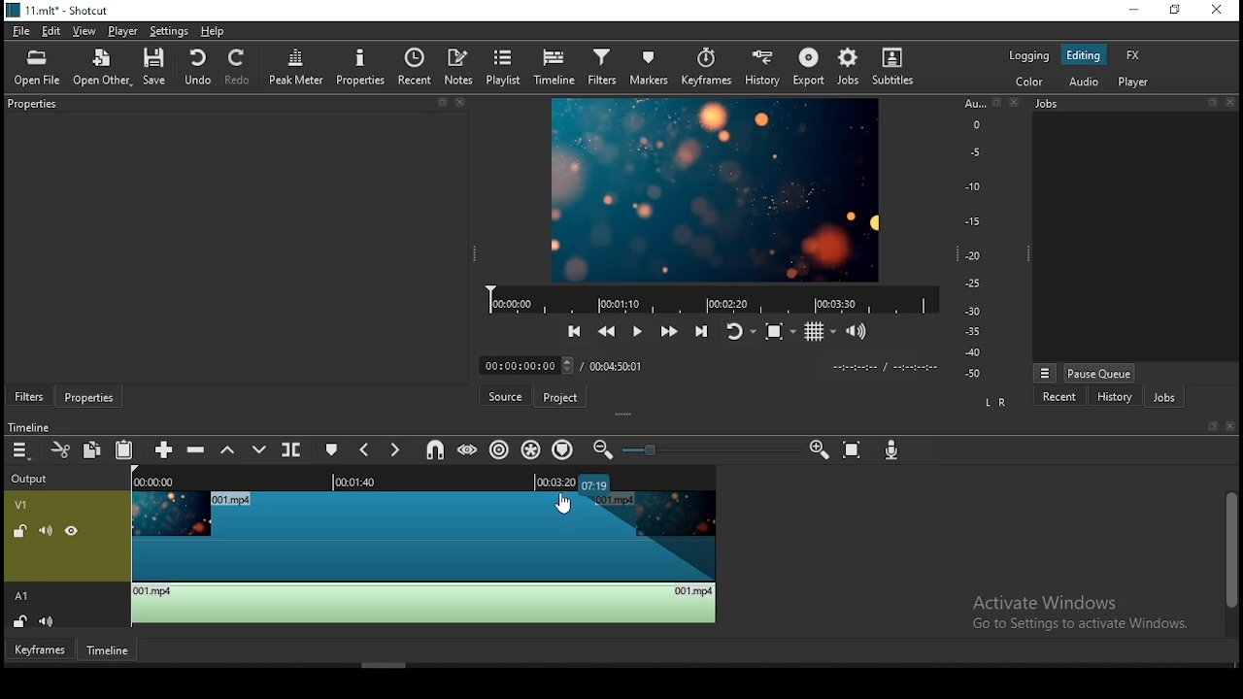  I want to click on video time, so click(165, 483).